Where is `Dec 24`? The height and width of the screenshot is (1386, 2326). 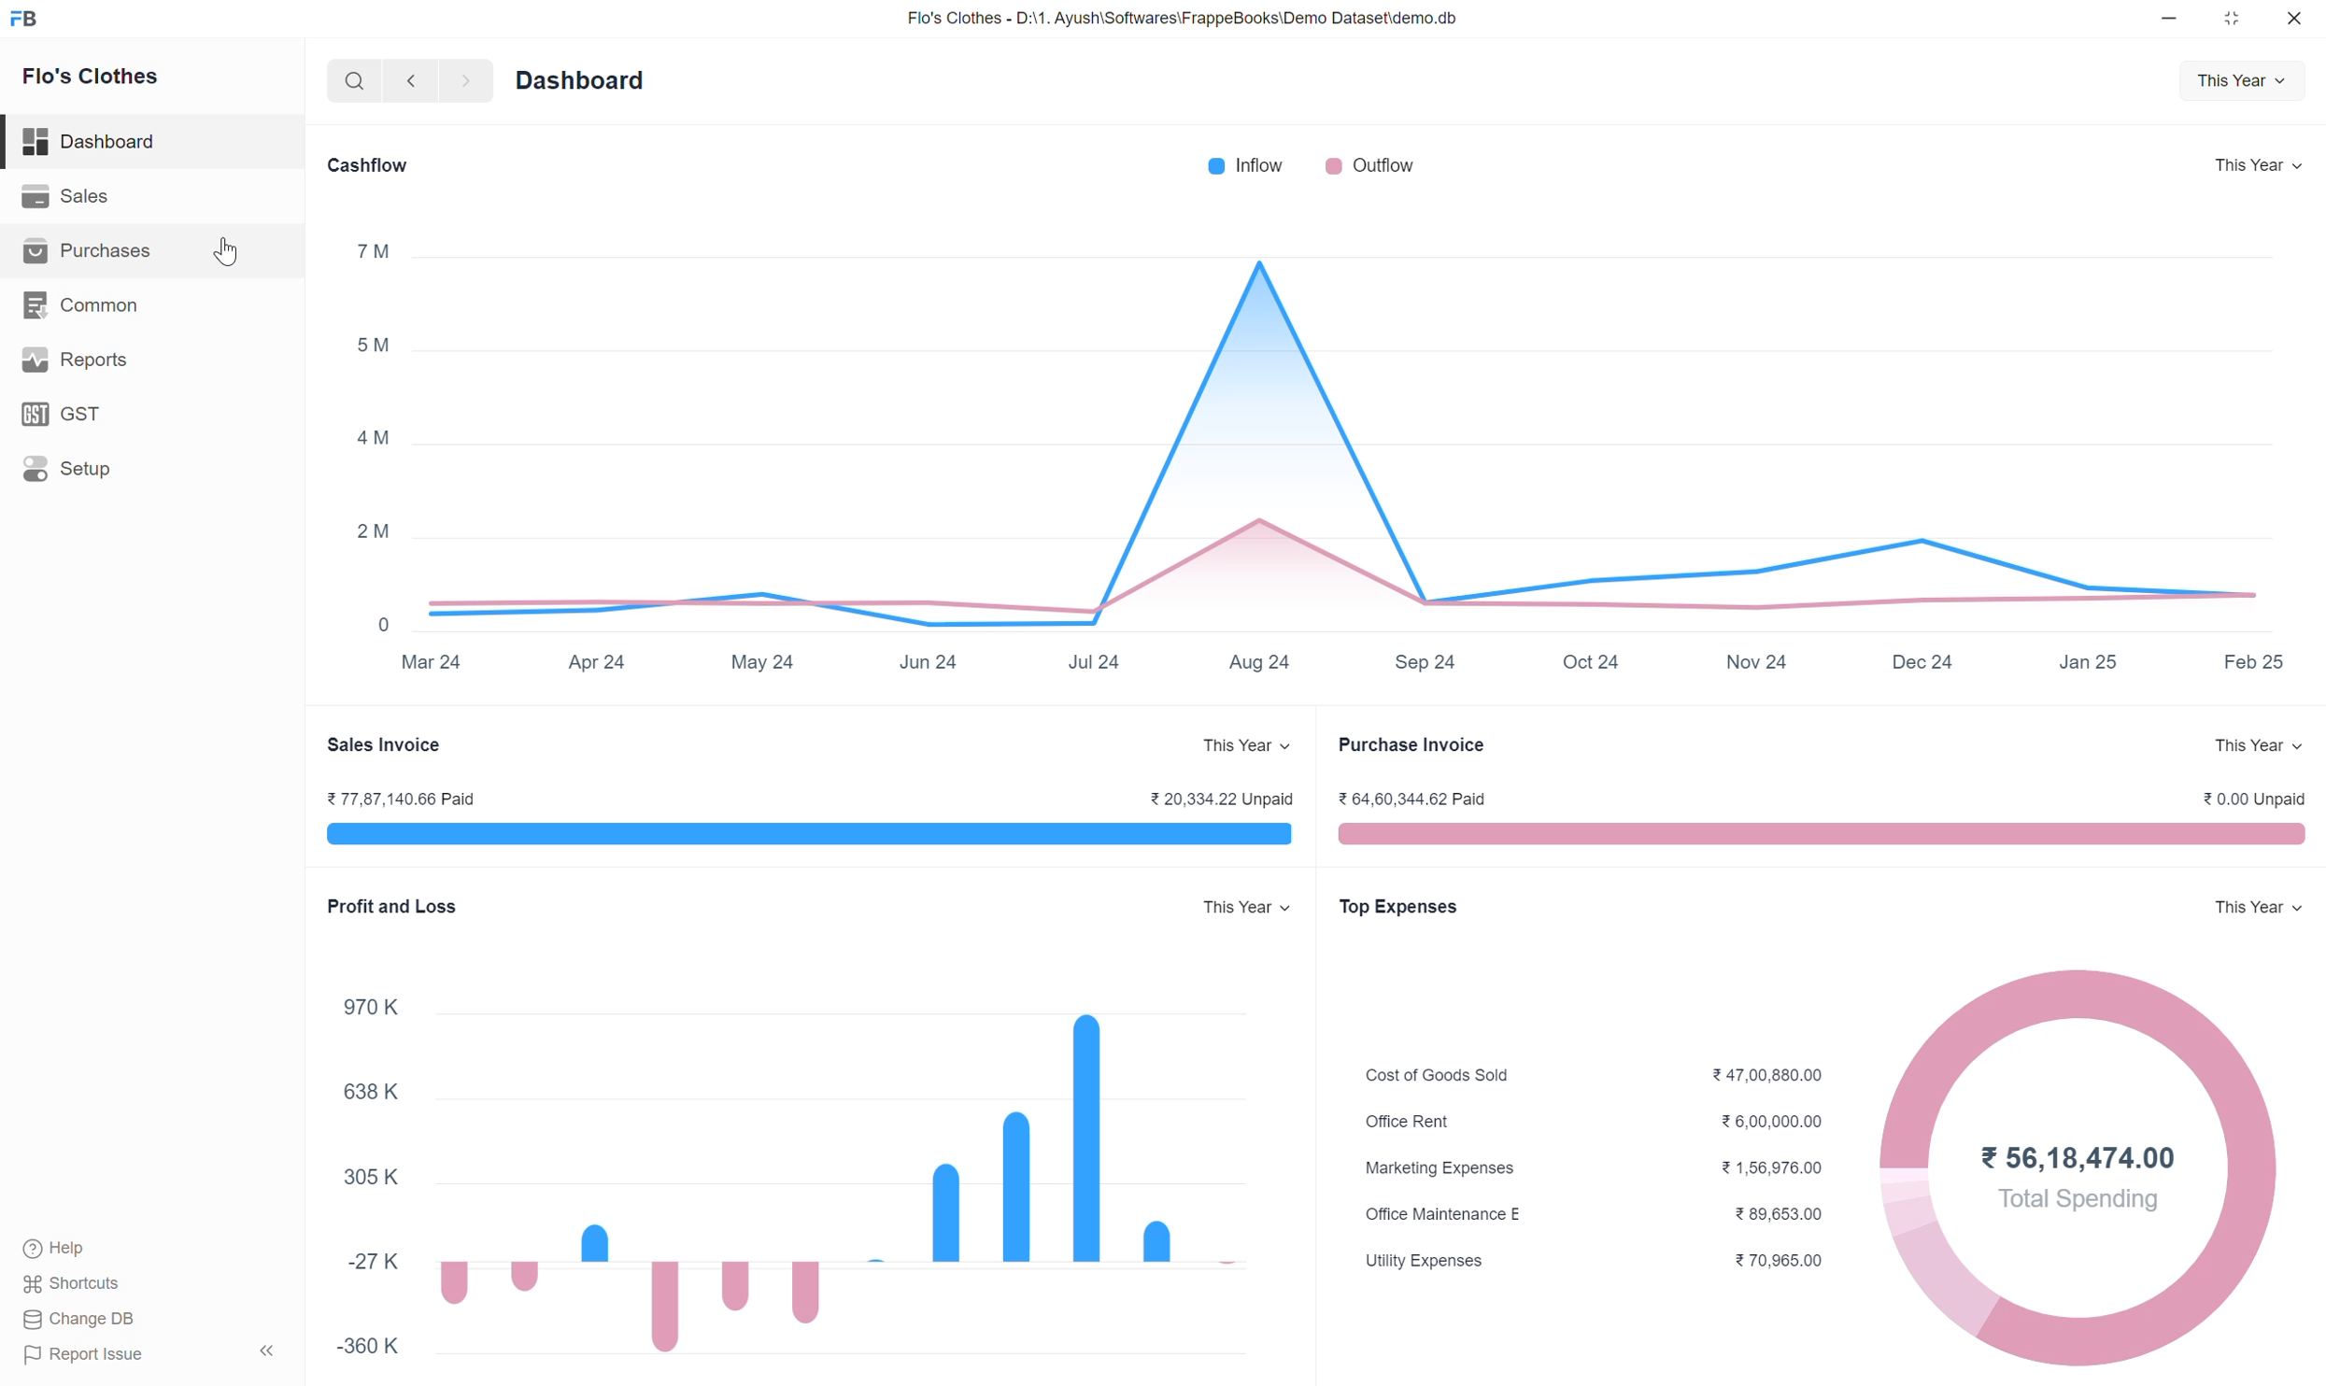 Dec 24 is located at coordinates (1922, 661).